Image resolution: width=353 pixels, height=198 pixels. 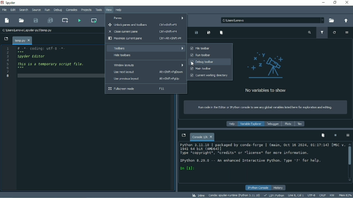 What do you see at coordinates (347, 3) in the screenshot?
I see `Close` at bounding box center [347, 3].